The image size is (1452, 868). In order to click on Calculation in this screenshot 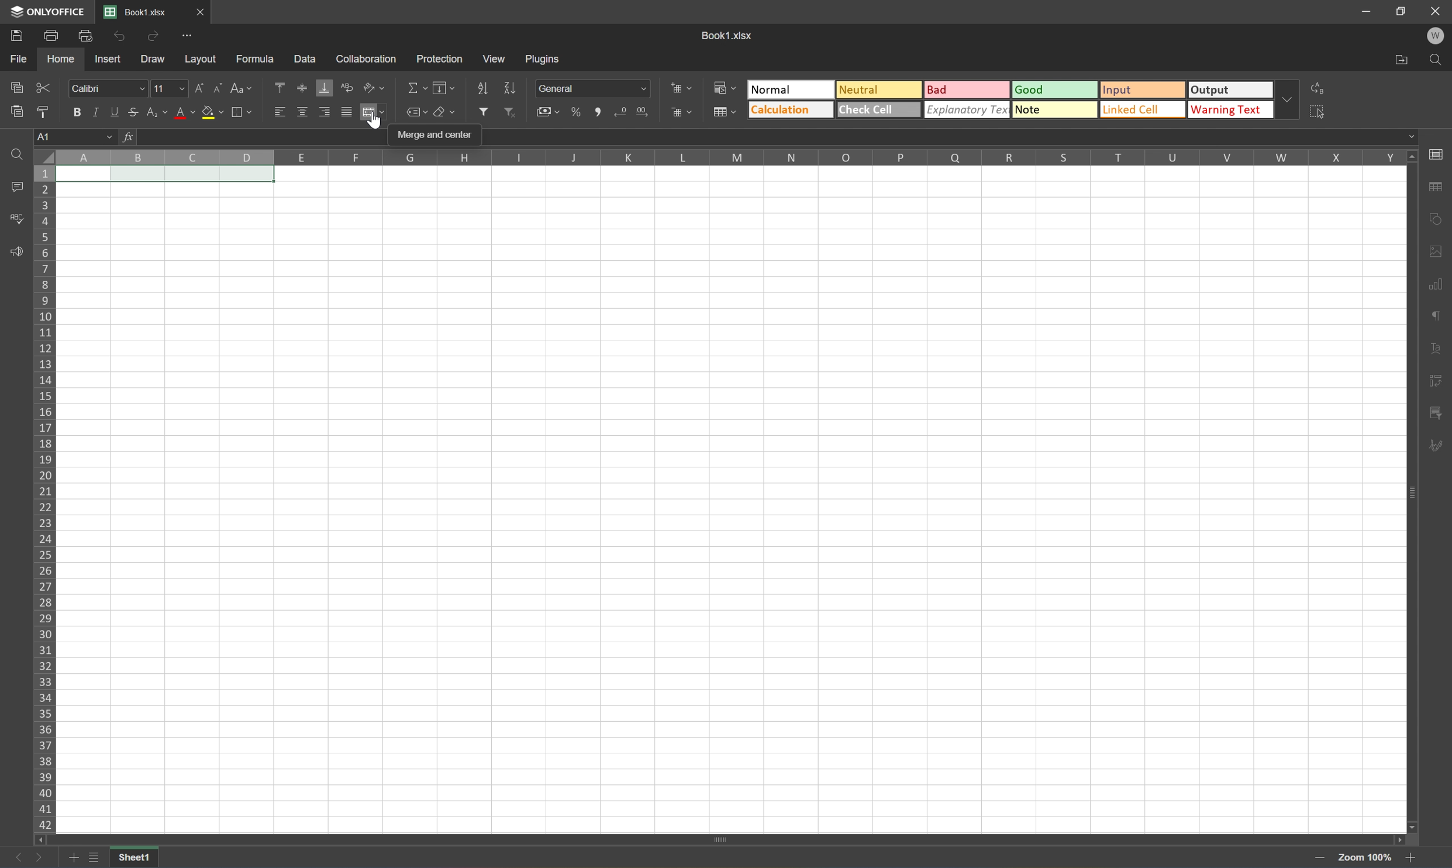, I will do `click(791, 110)`.